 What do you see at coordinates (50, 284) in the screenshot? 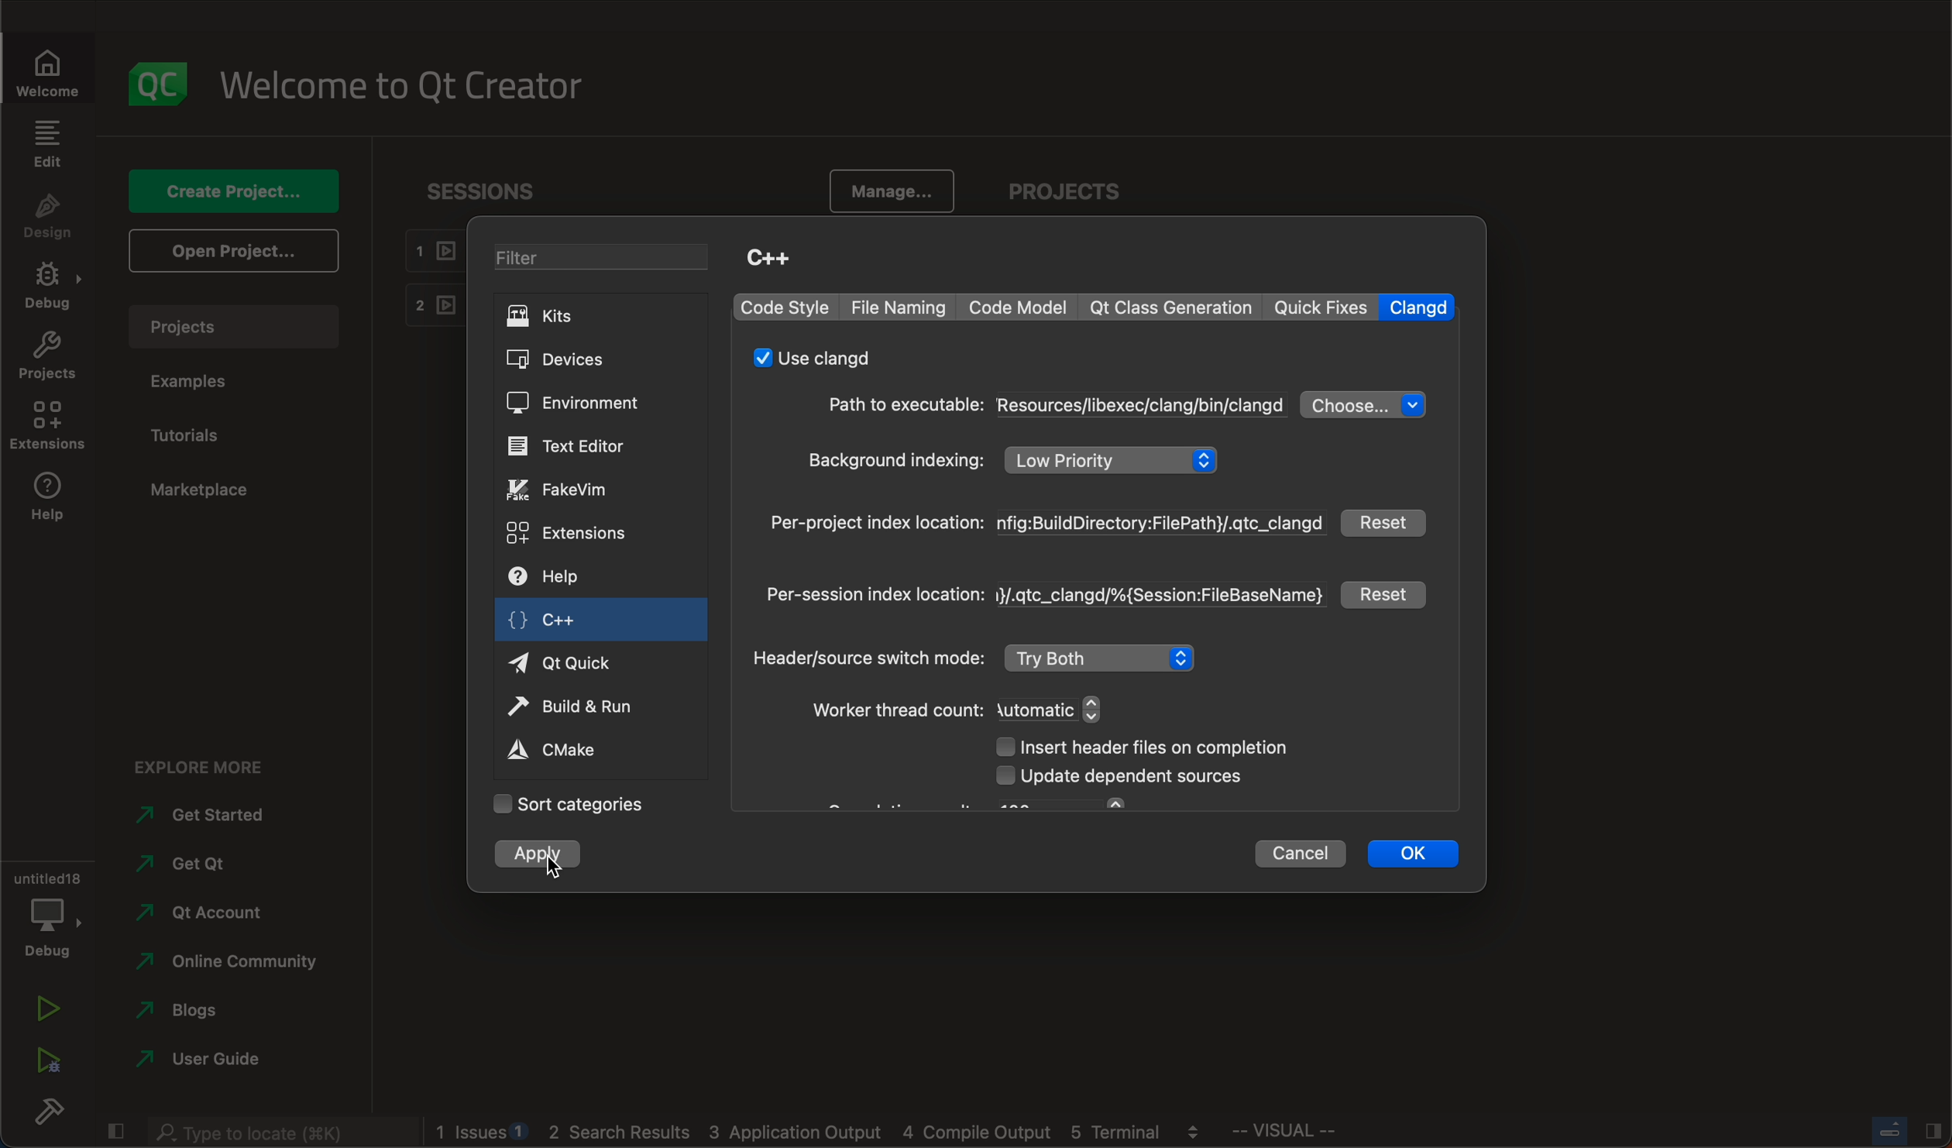
I see `debug` at bounding box center [50, 284].